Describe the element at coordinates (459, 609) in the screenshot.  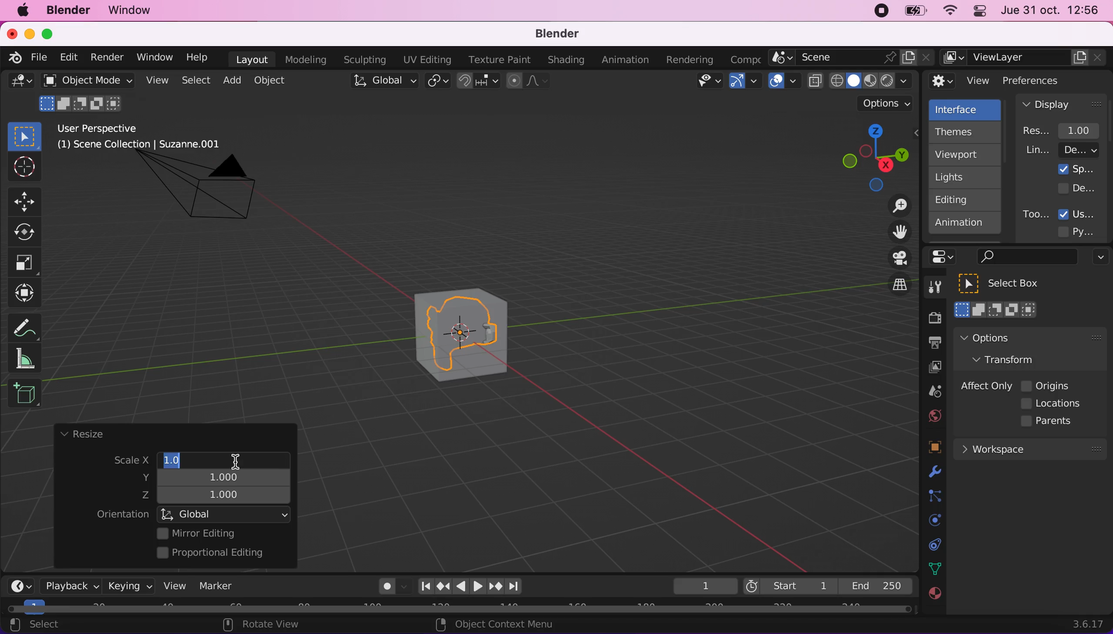
I see `horizontal scroll bar` at that location.